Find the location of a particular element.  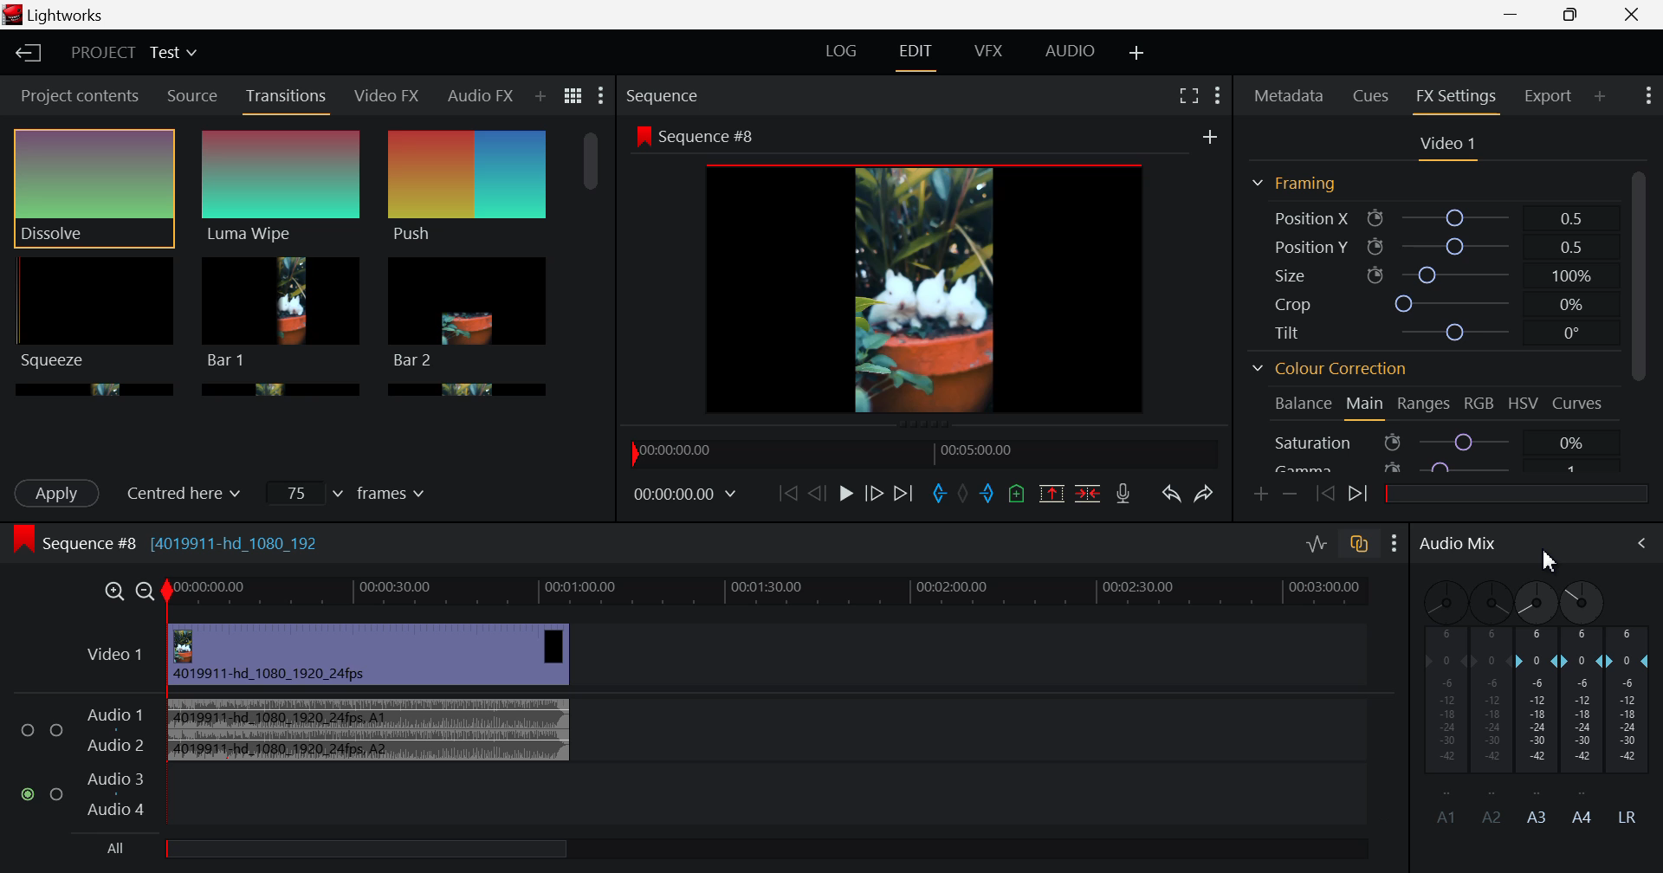

Add Layout is located at coordinates (1135, 52).